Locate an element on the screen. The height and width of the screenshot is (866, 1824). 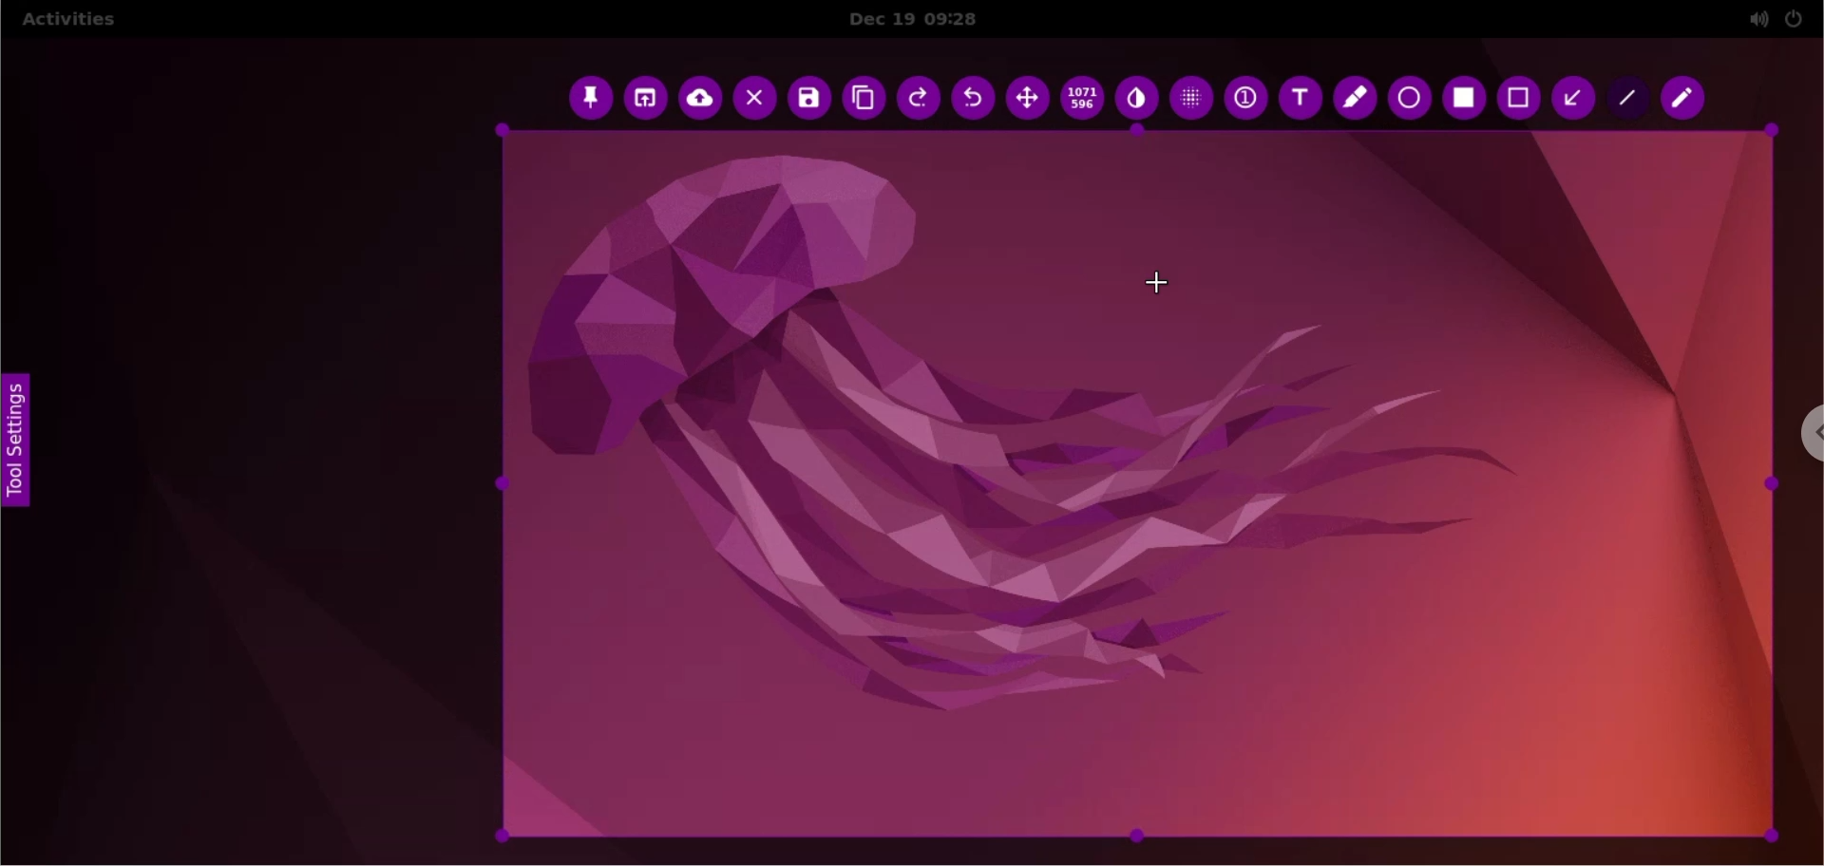
undo is located at coordinates (978, 98).